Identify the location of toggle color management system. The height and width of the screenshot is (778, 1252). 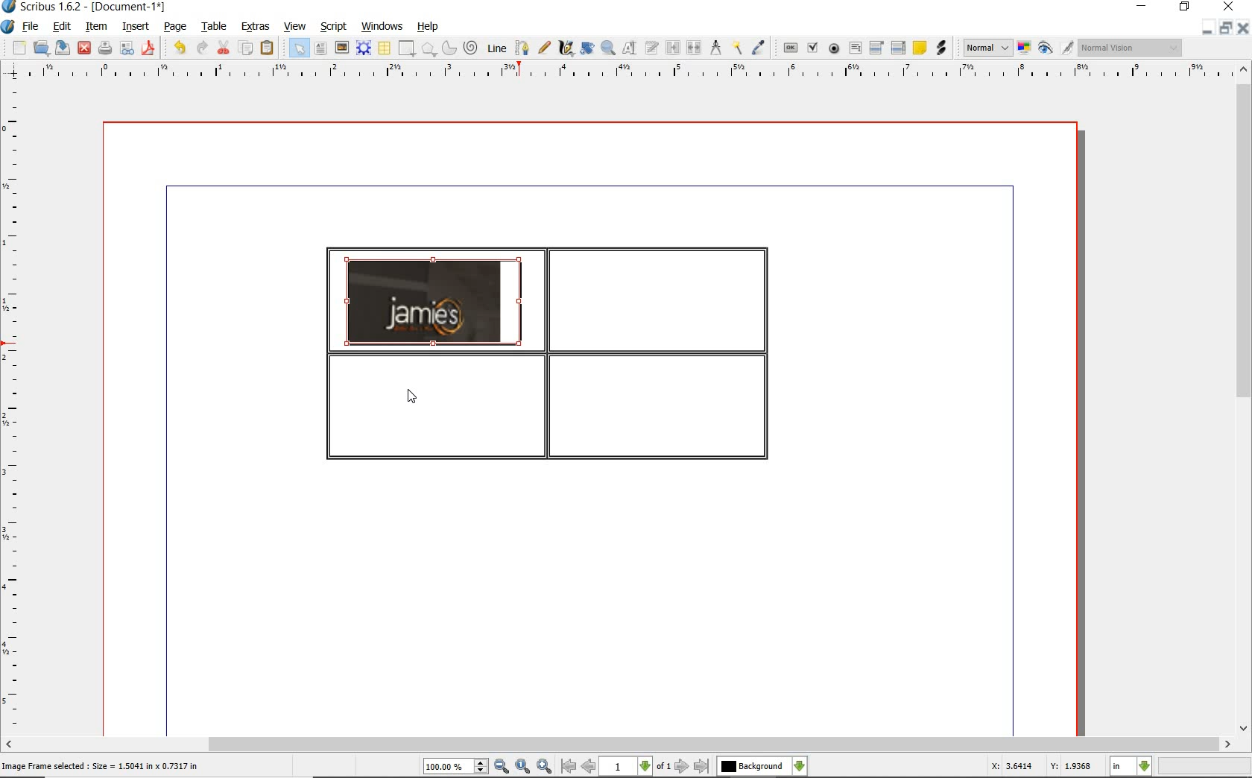
(1025, 49).